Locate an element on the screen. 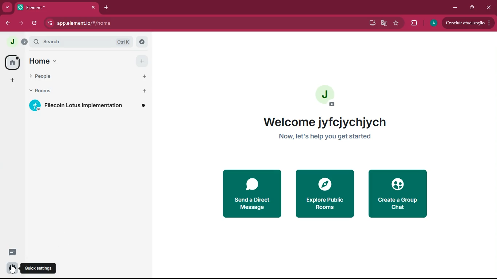 The height and width of the screenshot is (279, 497). element is located at coordinates (58, 7).